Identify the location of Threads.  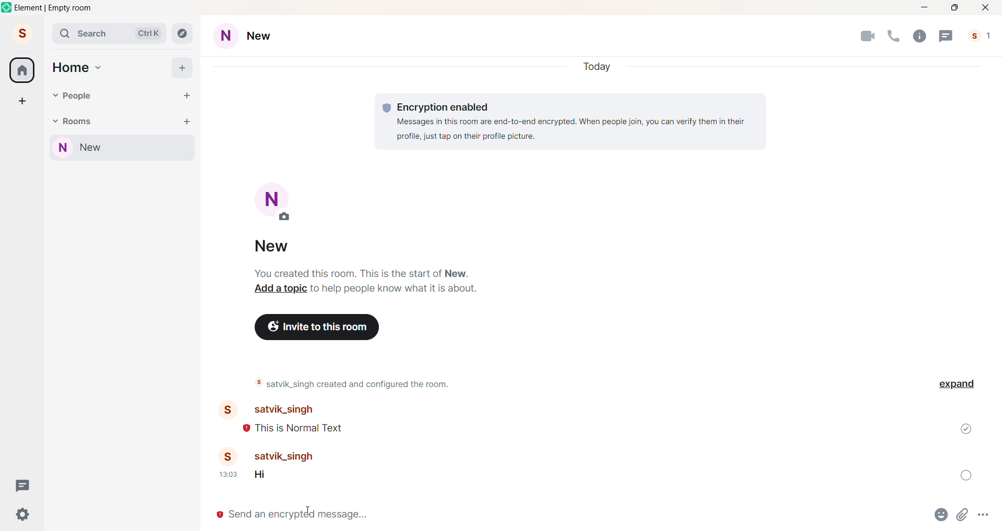
(24, 485).